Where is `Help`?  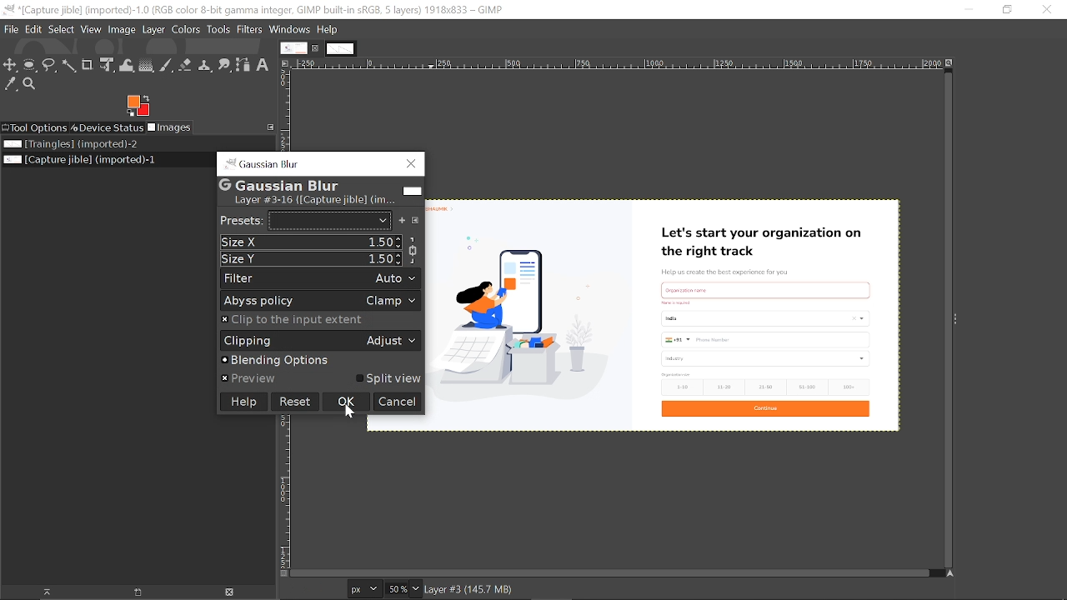
Help is located at coordinates (328, 29).